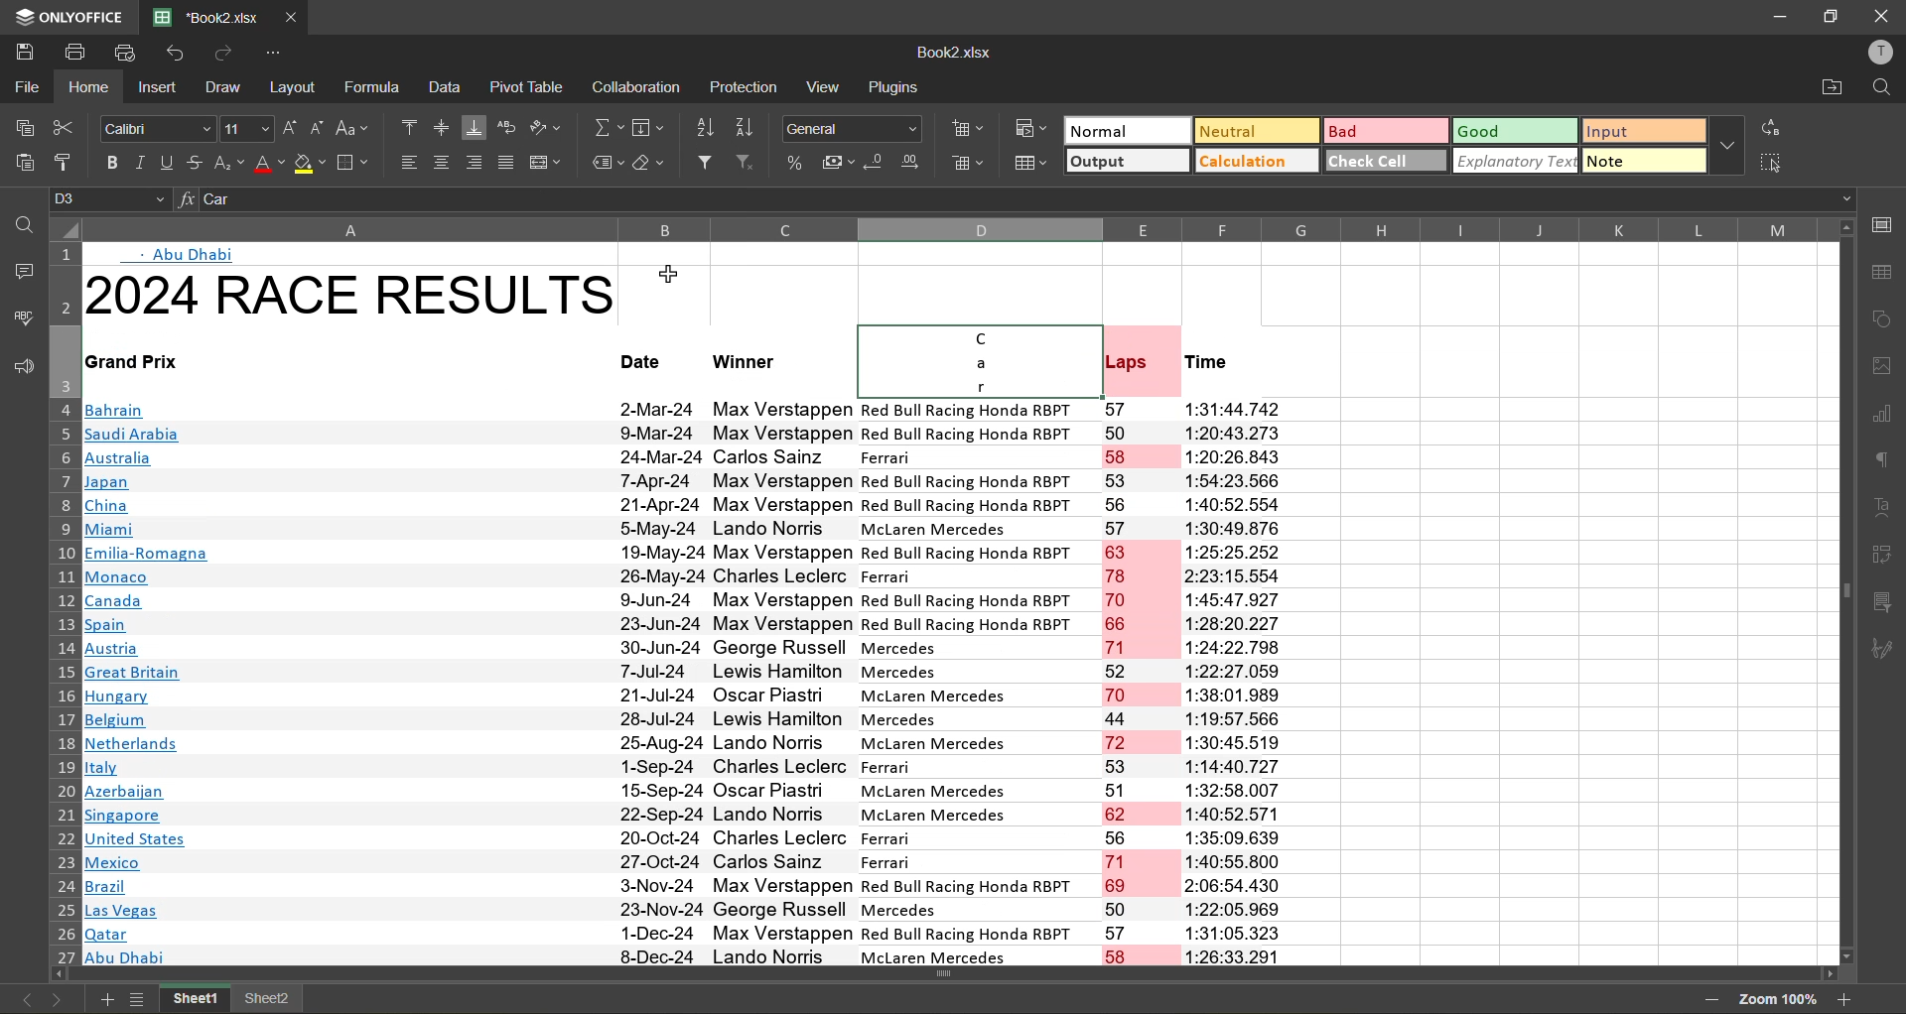 The height and width of the screenshot is (1014, 1906). What do you see at coordinates (56, 998) in the screenshot?
I see `next` at bounding box center [56, 998].